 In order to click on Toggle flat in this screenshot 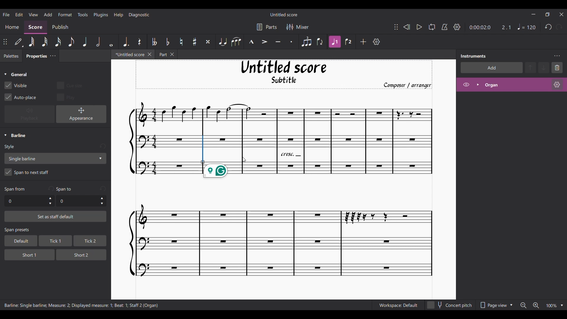, I will do `click(167, 42)`.